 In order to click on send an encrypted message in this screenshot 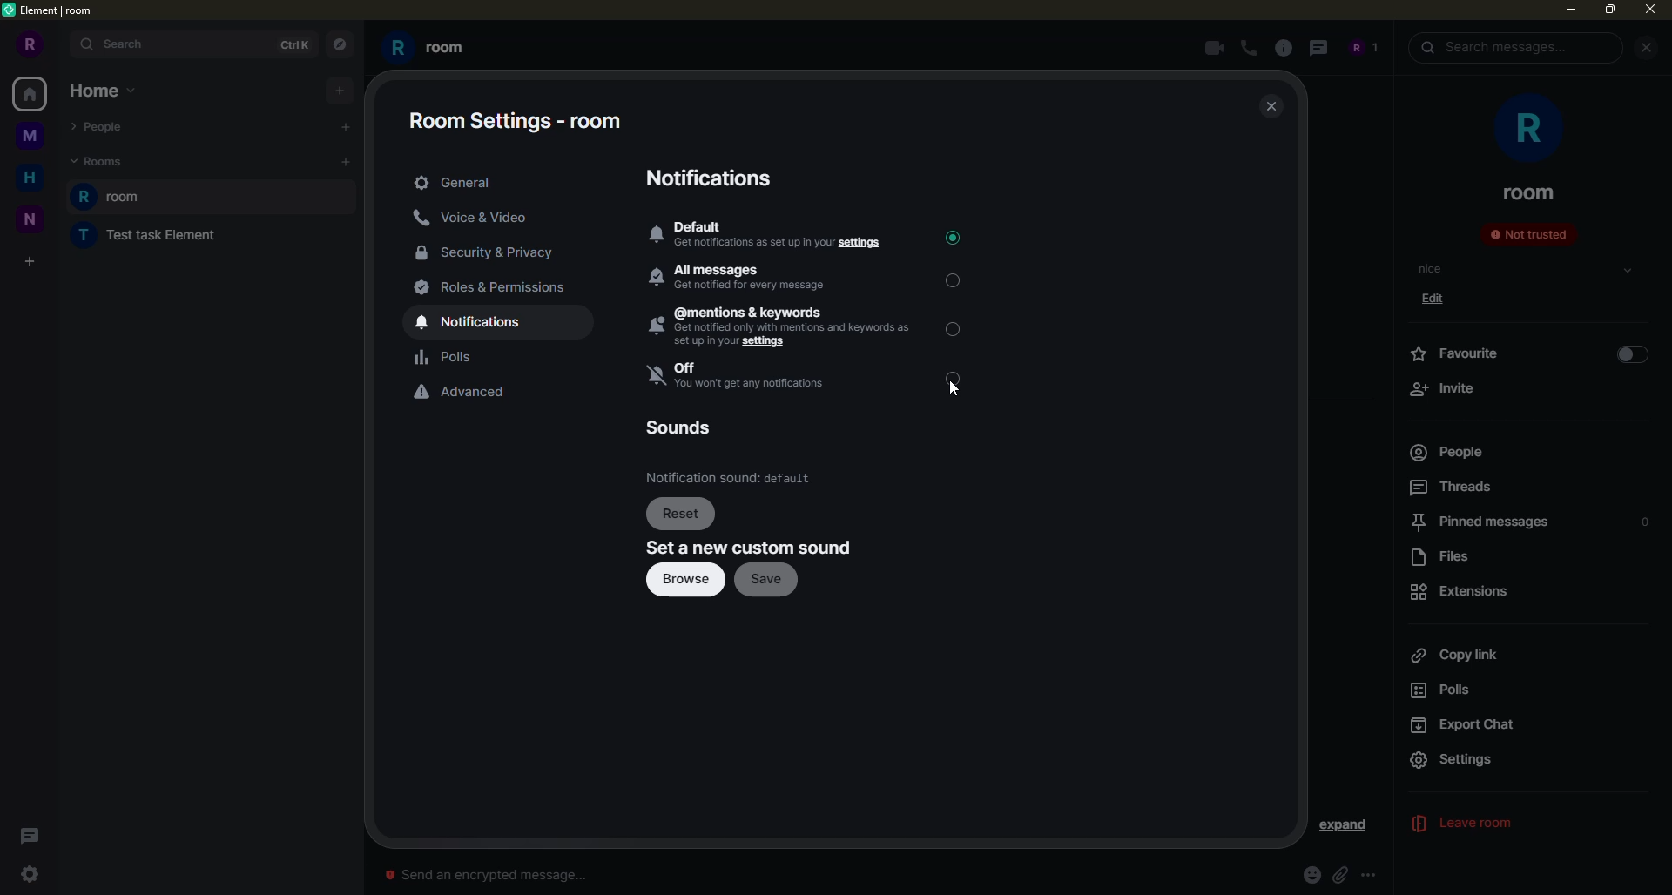, I will do `click(482, 875)`.